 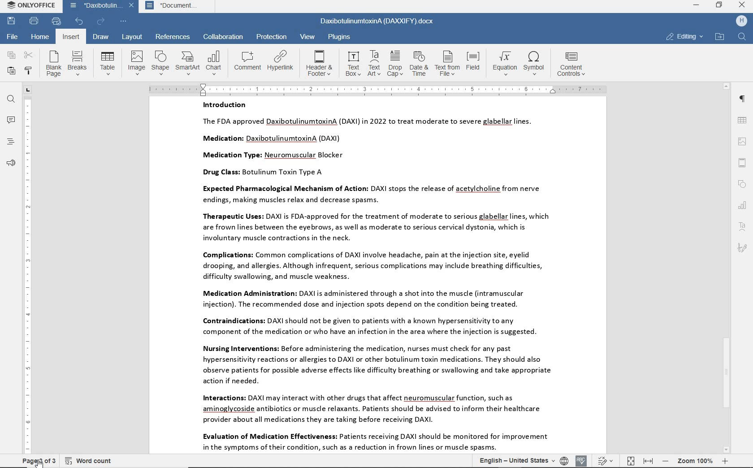 I want to click on open file location, so click(x=719, y=37).